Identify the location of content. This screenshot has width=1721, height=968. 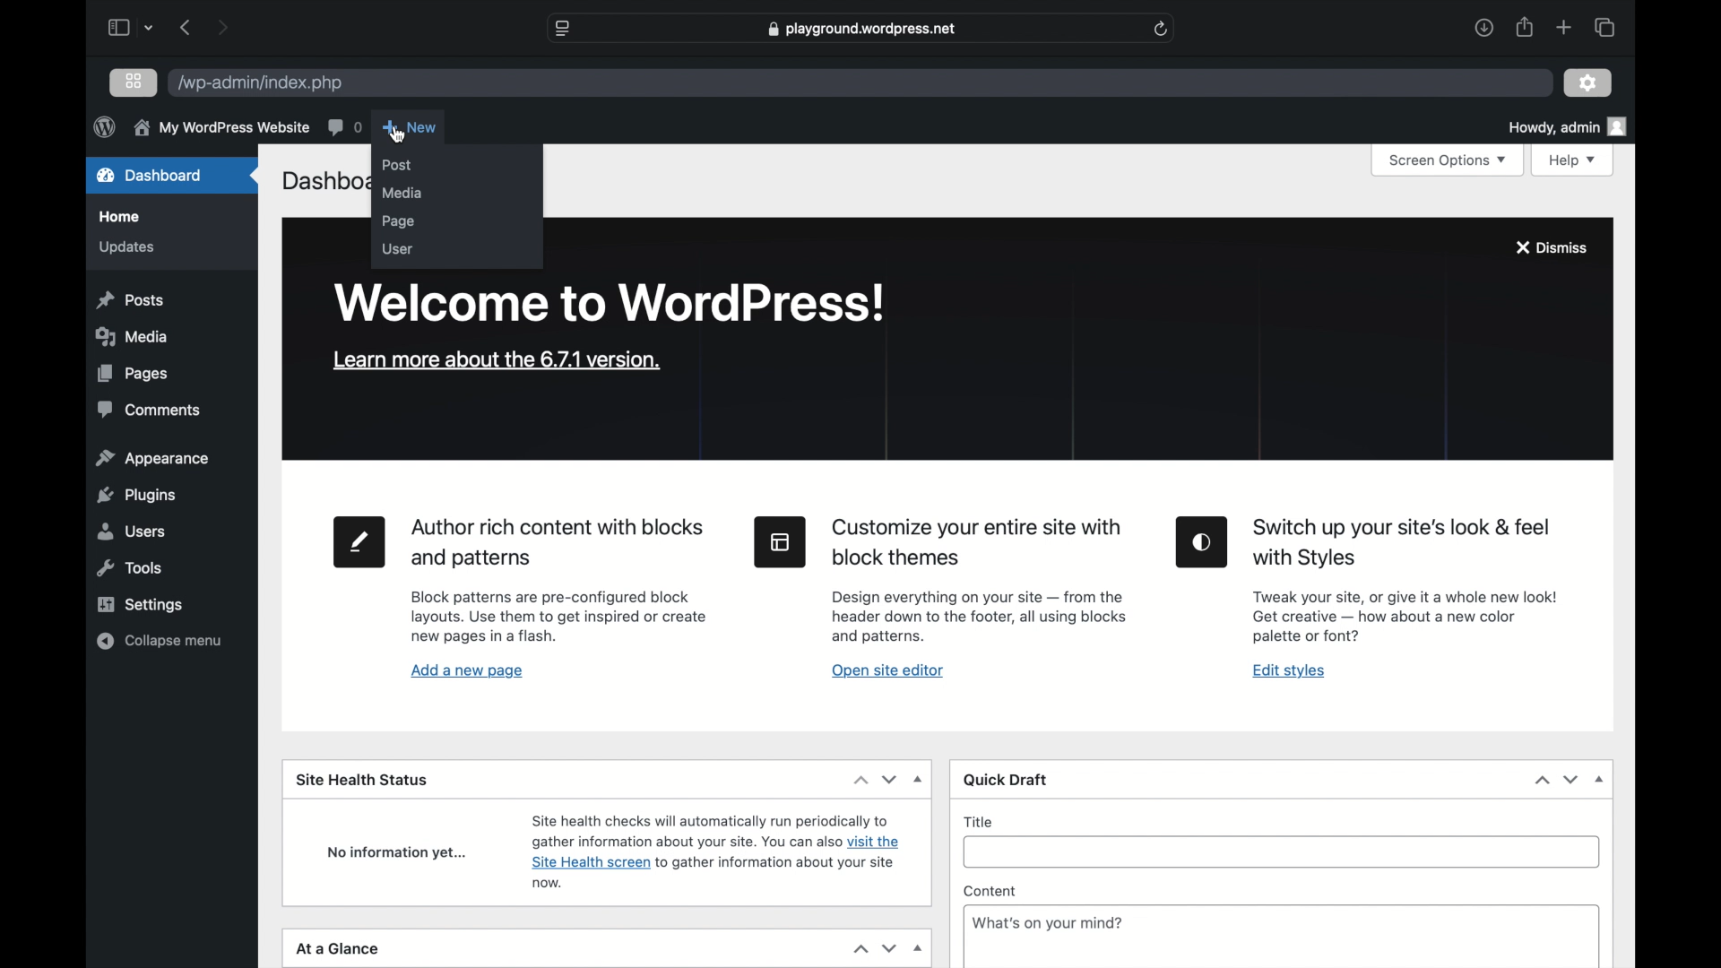
(990, 892).